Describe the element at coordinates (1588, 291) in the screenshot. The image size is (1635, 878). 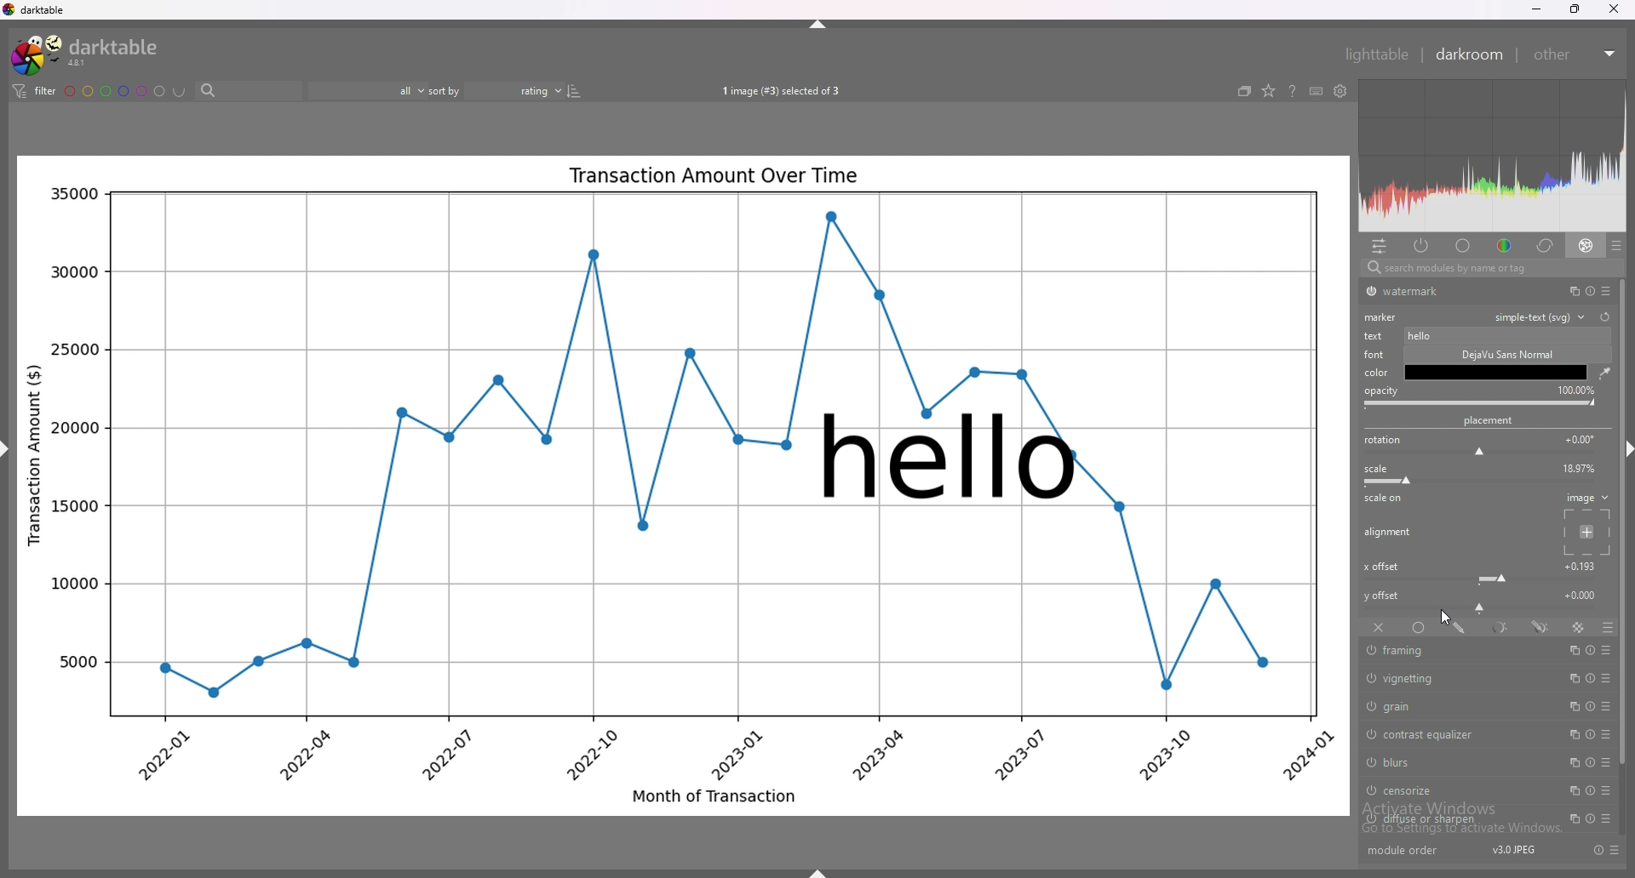
I see `reset` at that location.